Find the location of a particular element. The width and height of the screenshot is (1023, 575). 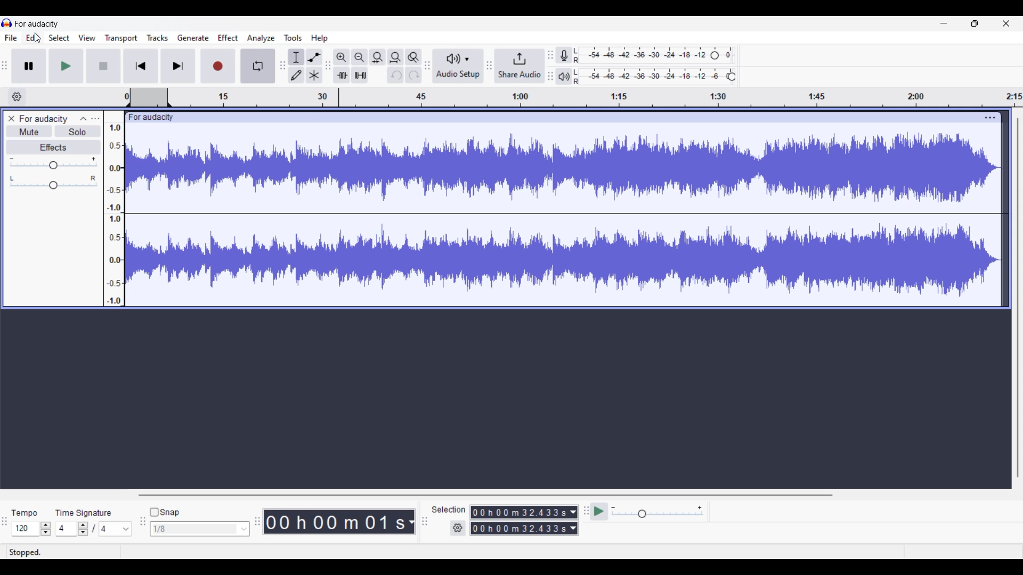

Project name is located at coordinates (37, 23).